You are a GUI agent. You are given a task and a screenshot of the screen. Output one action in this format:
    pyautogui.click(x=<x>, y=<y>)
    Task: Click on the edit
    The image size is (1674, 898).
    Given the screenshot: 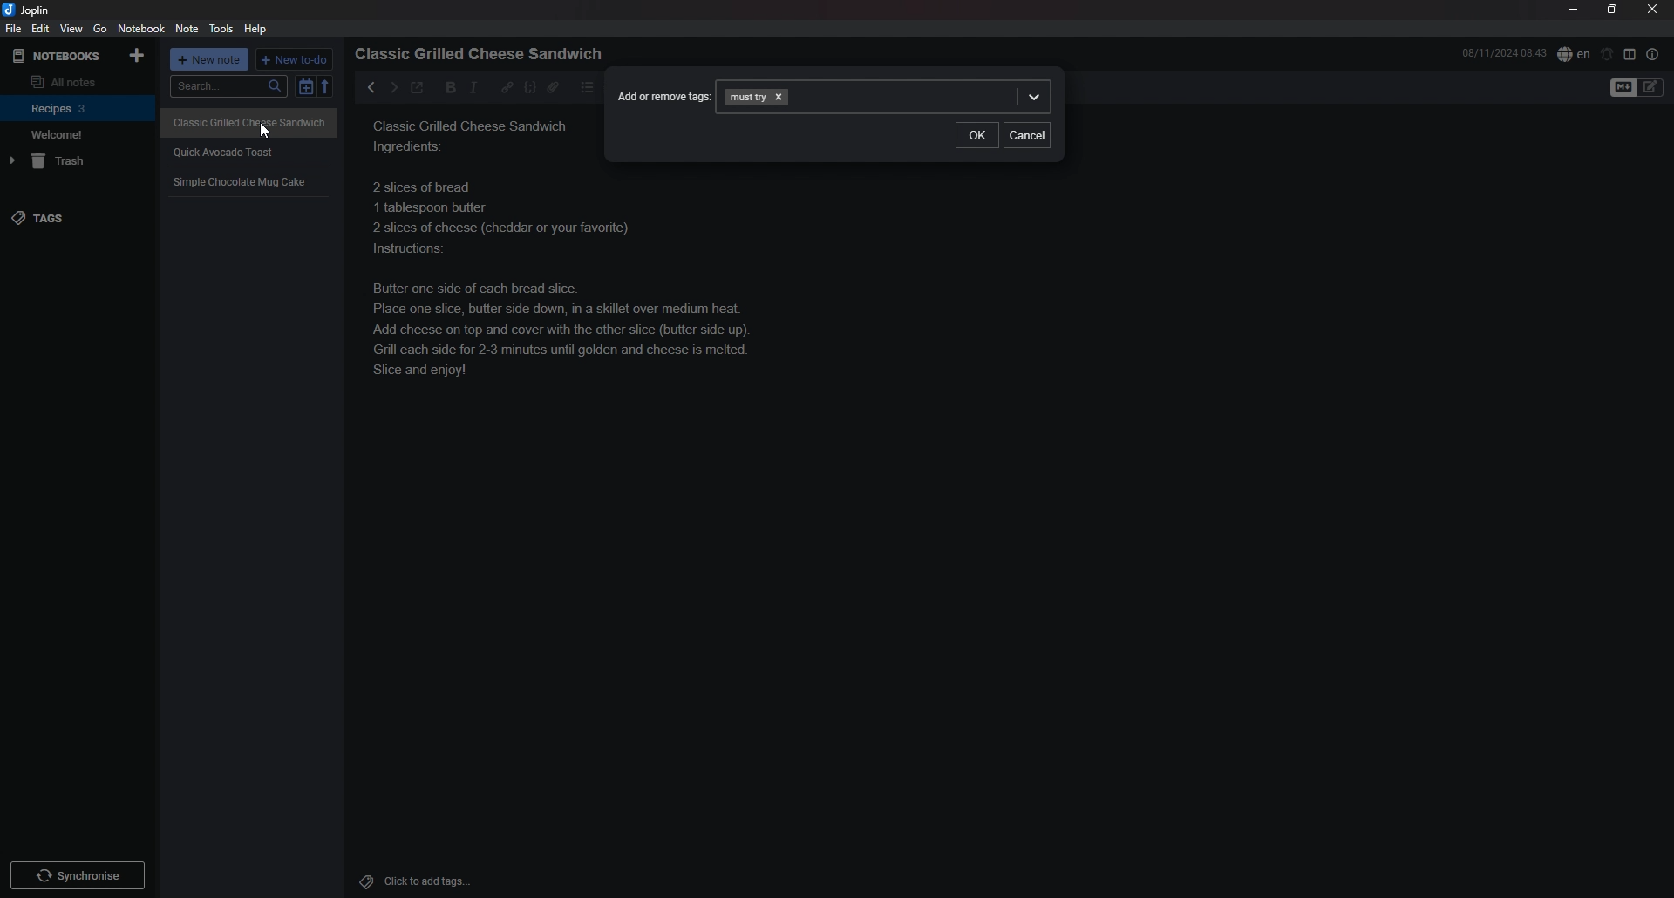 What is the action you would take?
    pyautogui.click(x=39, y=29)
    